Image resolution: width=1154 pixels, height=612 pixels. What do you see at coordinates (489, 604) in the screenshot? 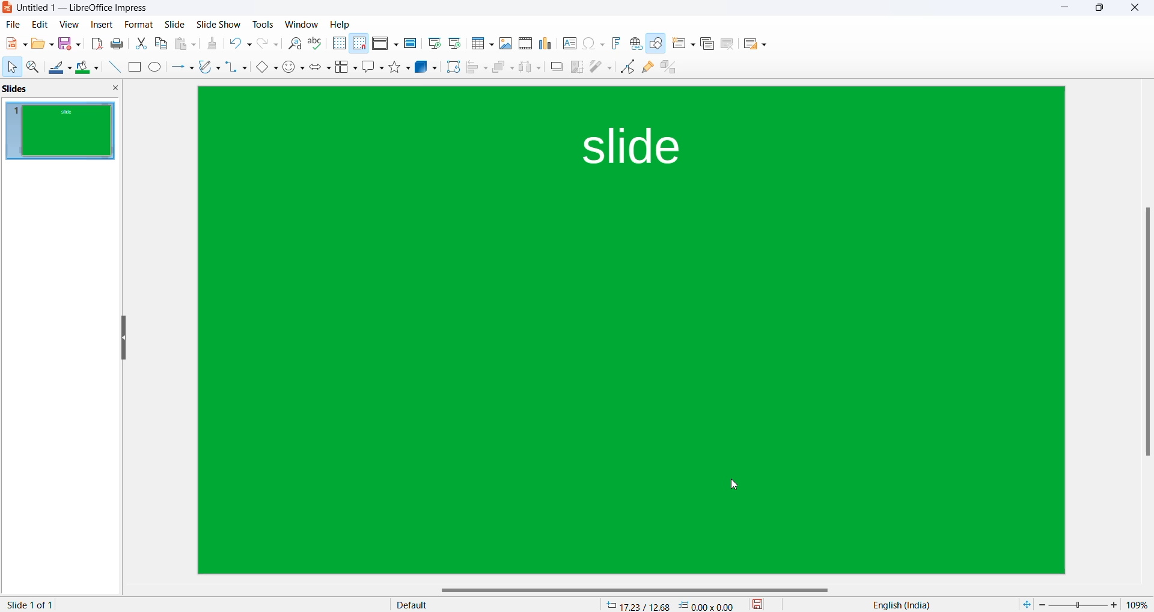
I see `page style` at bounding box center [489, 604].